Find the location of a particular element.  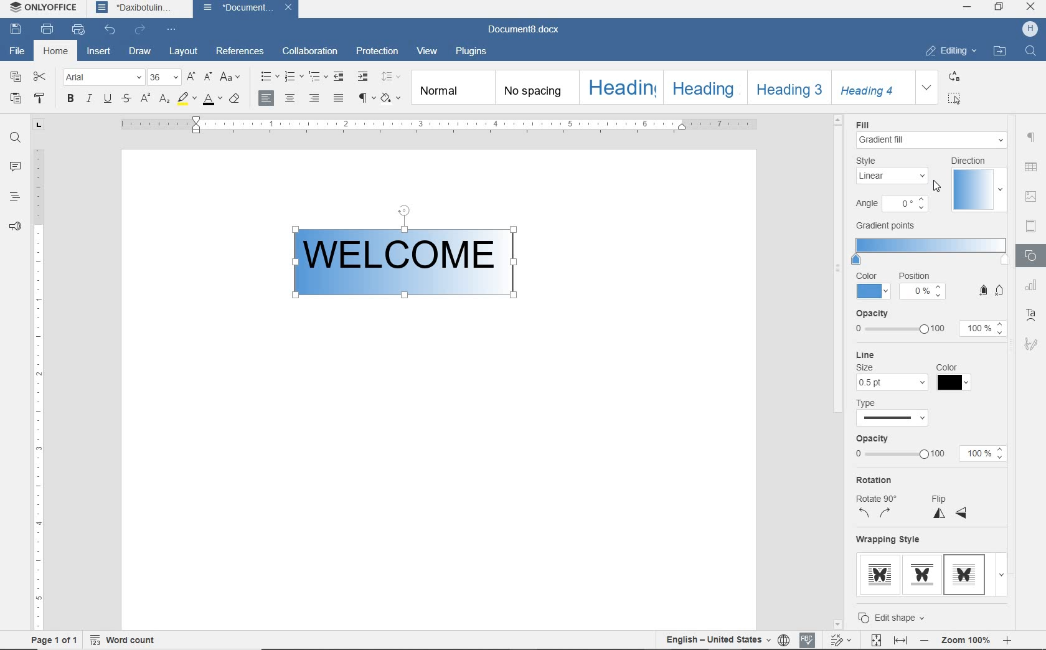

FIND is located at coordinates (15, 140).